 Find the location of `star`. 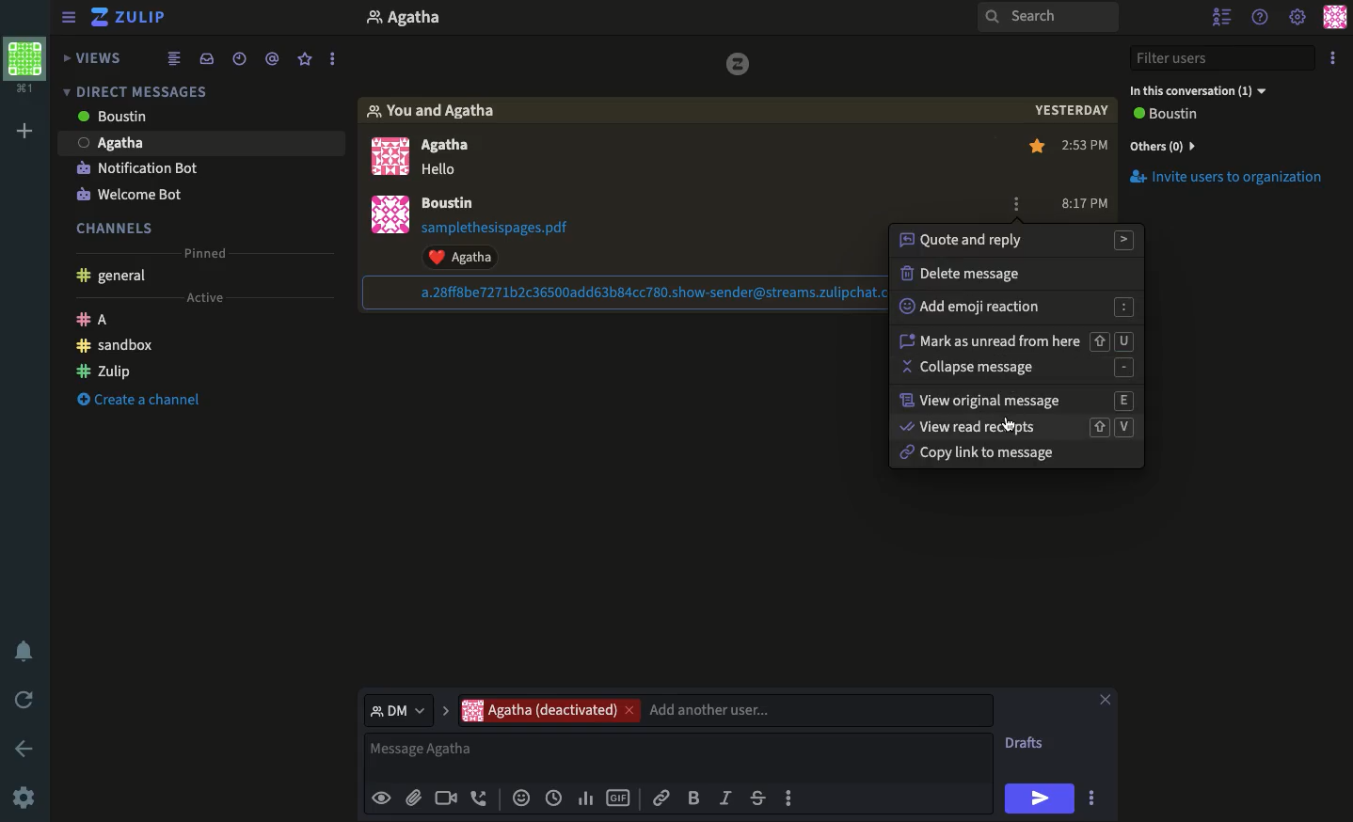

star is located at coordinates (1038, 149).